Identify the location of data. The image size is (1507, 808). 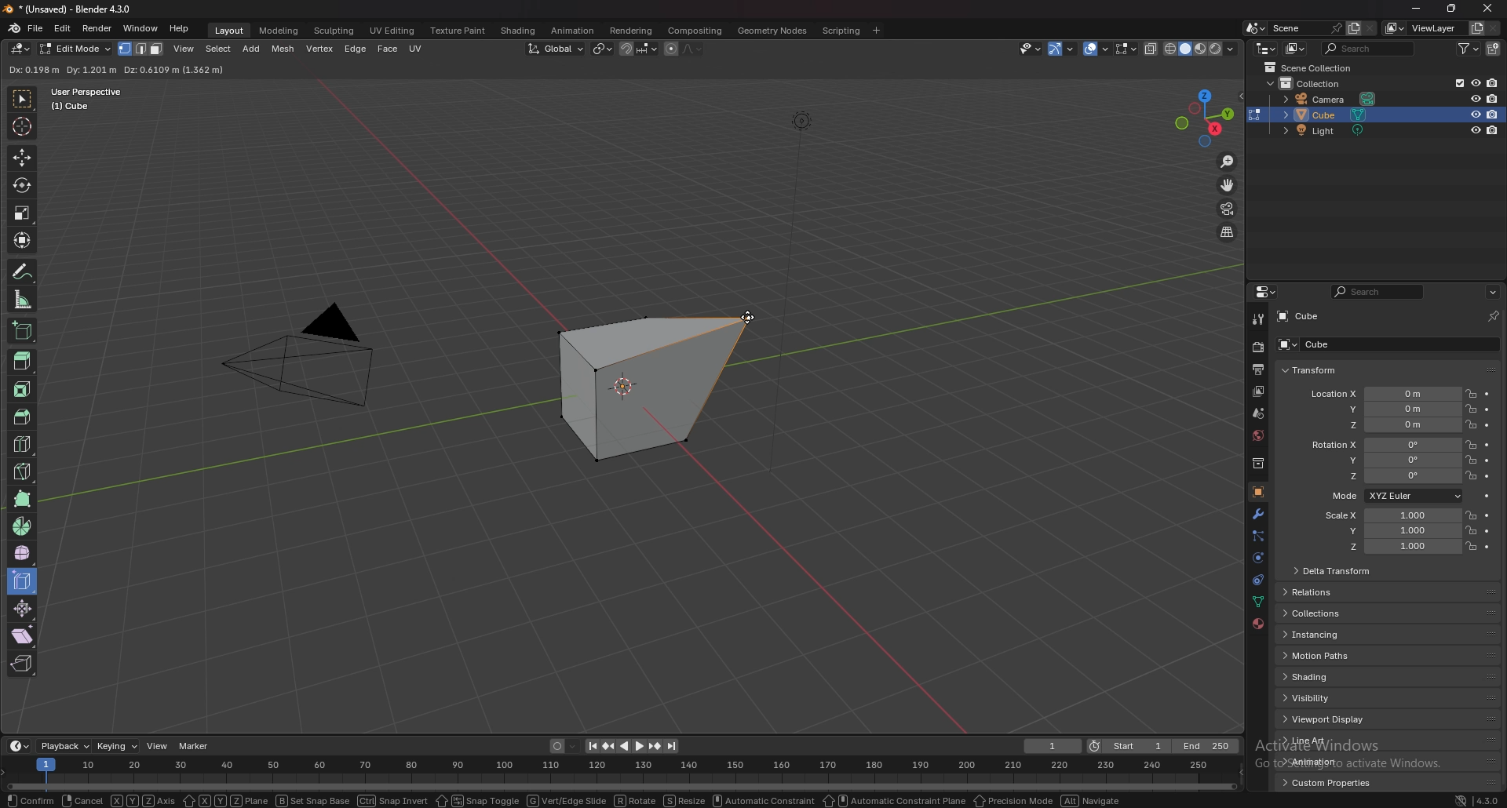
(1257, 602).